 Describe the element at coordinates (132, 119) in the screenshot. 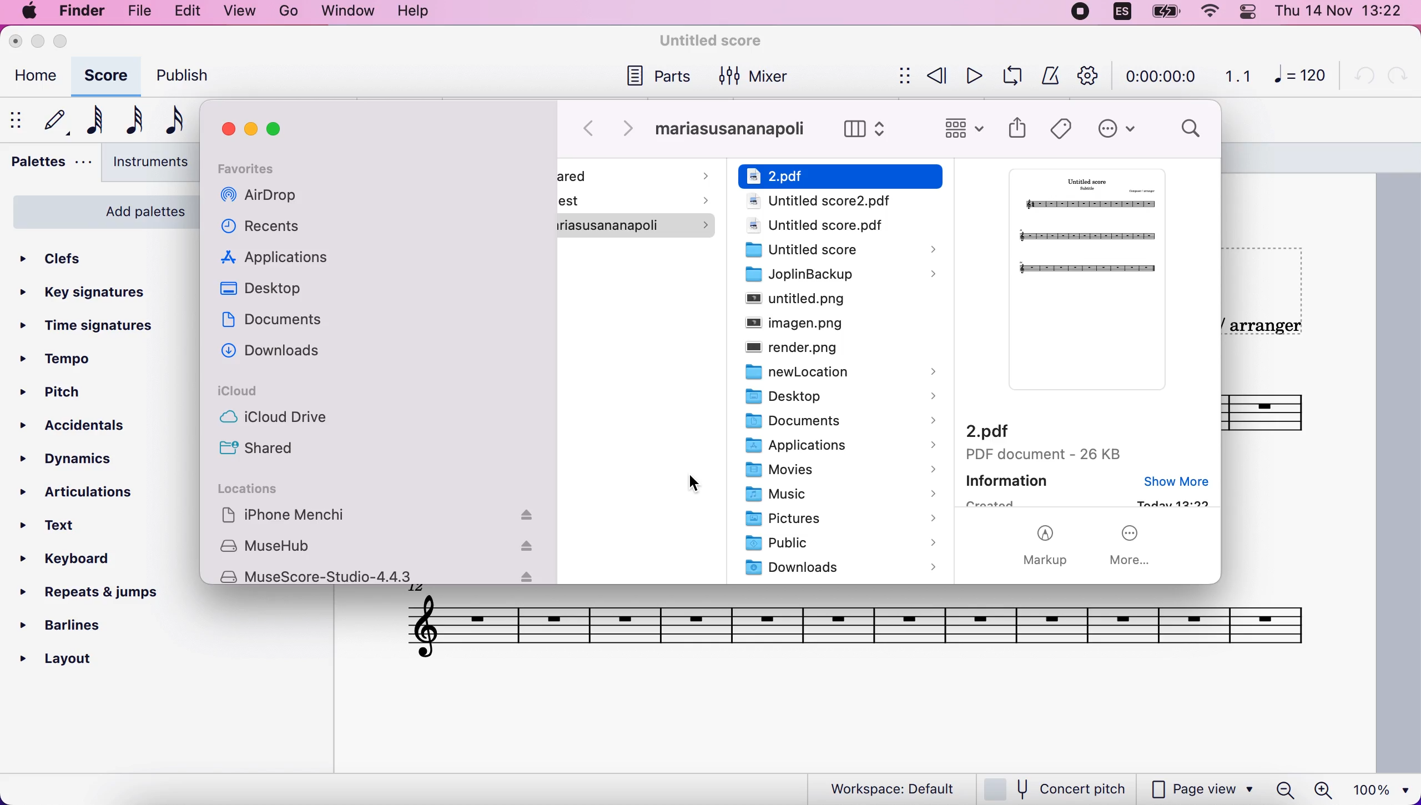

I see `32nd note` at that location.